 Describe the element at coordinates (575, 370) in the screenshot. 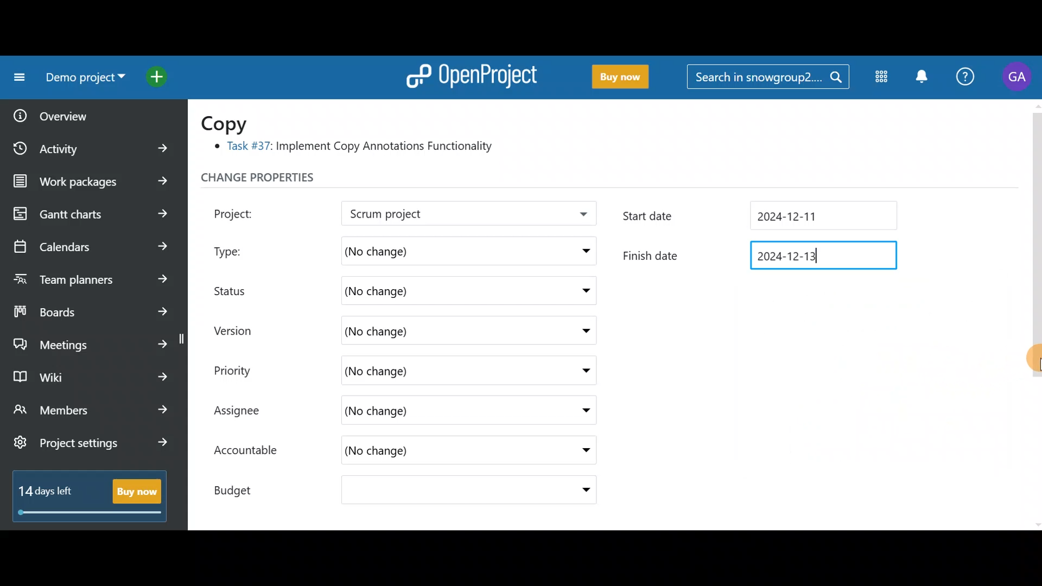

I see `Priority drop down` at that location.